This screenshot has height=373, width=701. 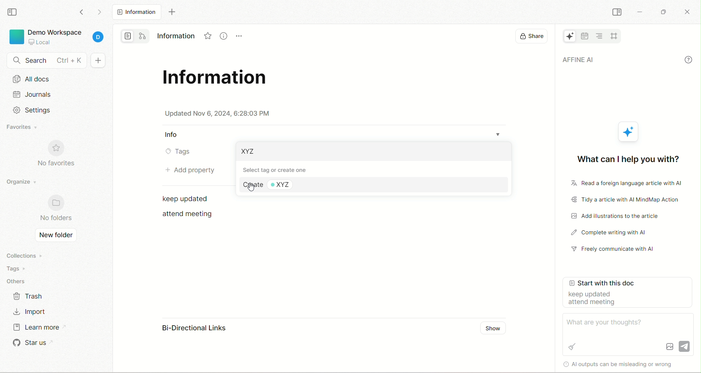 What do you see at coordinates (21, 184) in the screenshot?
I see `organize` at bounding box center [21, 184].